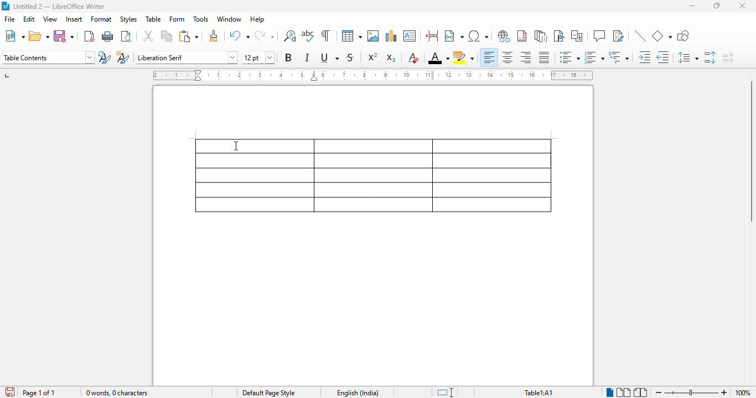  I want to click on font size, so click(259, 57).